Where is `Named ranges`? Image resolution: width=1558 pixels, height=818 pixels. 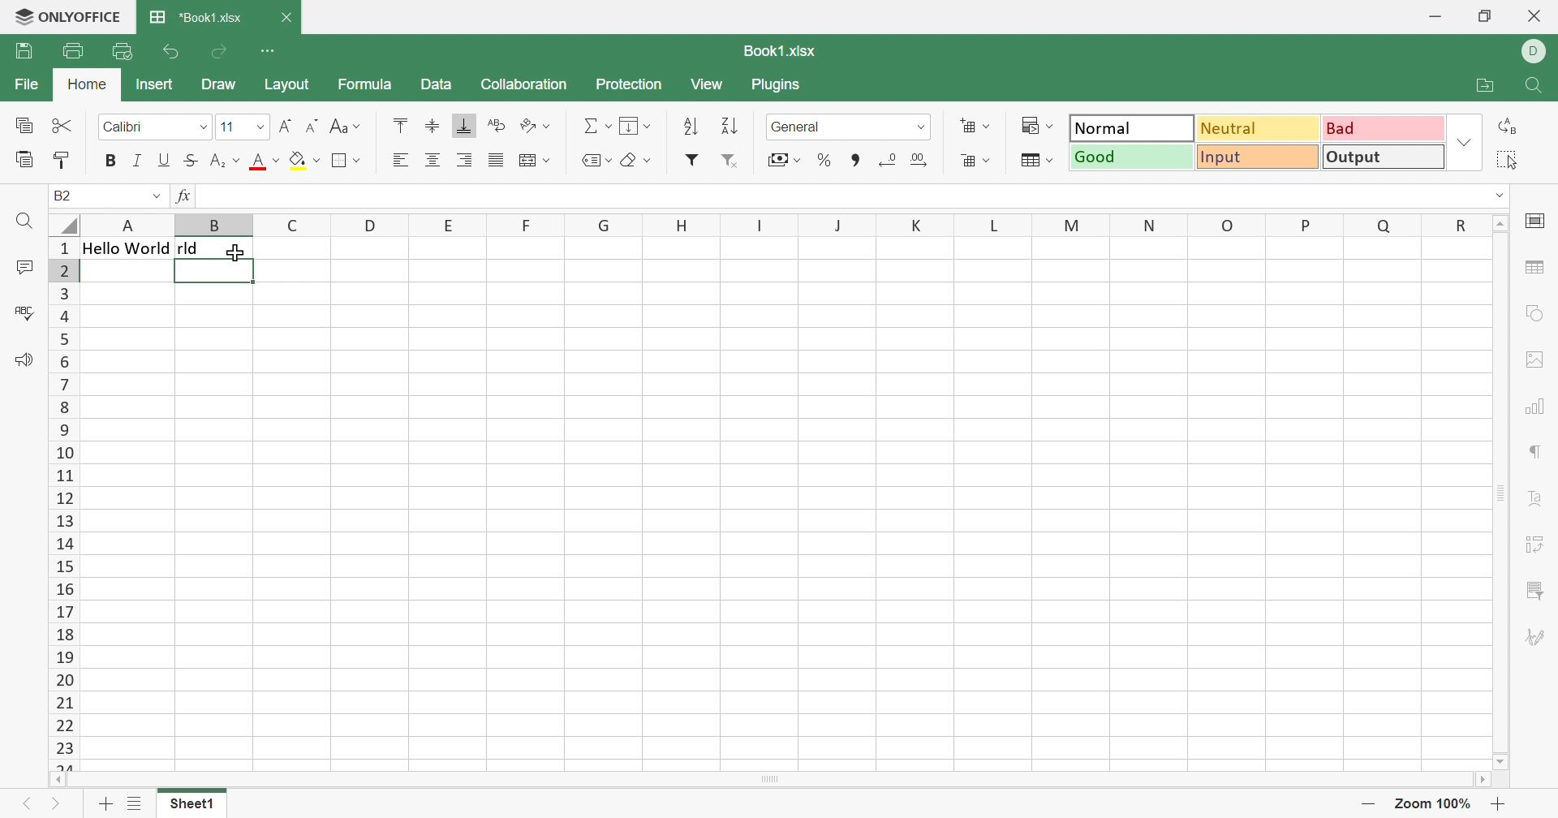
Named ranges is located at coordinates (597, 162).